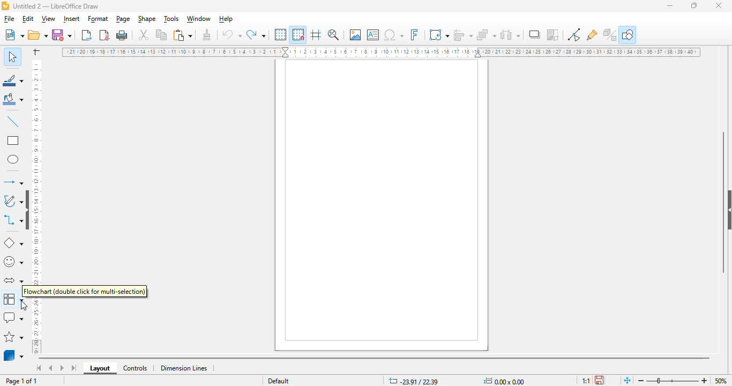  Describe the element at coordinates (487, 34) in the screenshot. I see `arrange` at that location.